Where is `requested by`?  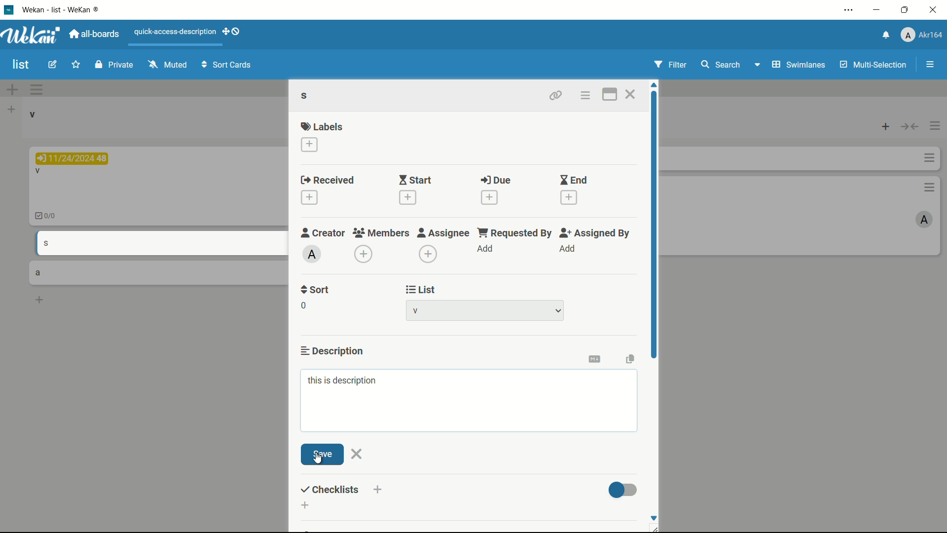 requested by is located at coordinates (516, 234).